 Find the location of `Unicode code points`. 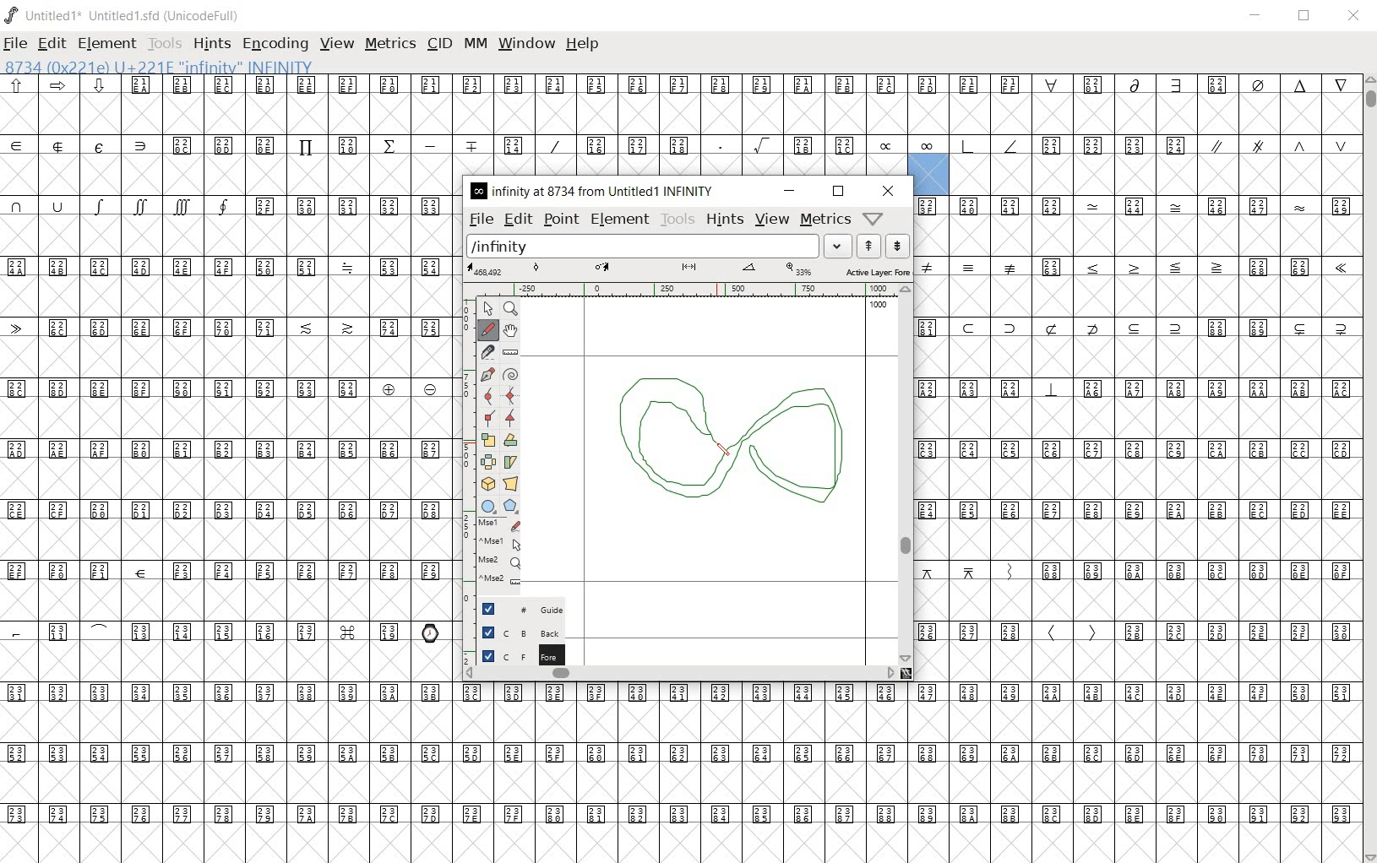

Unicode code points is located at coordinates (1155, 326).